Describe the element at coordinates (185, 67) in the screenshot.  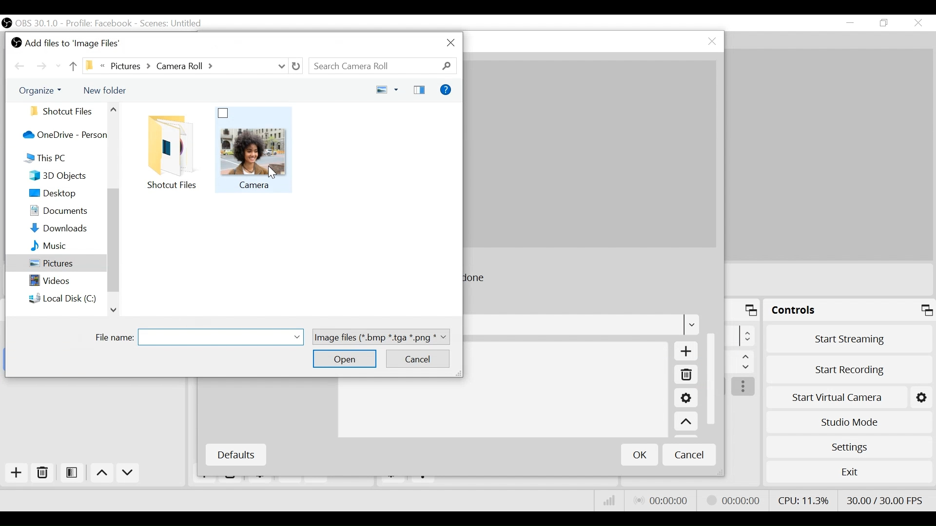
I see `File Path` at that location.